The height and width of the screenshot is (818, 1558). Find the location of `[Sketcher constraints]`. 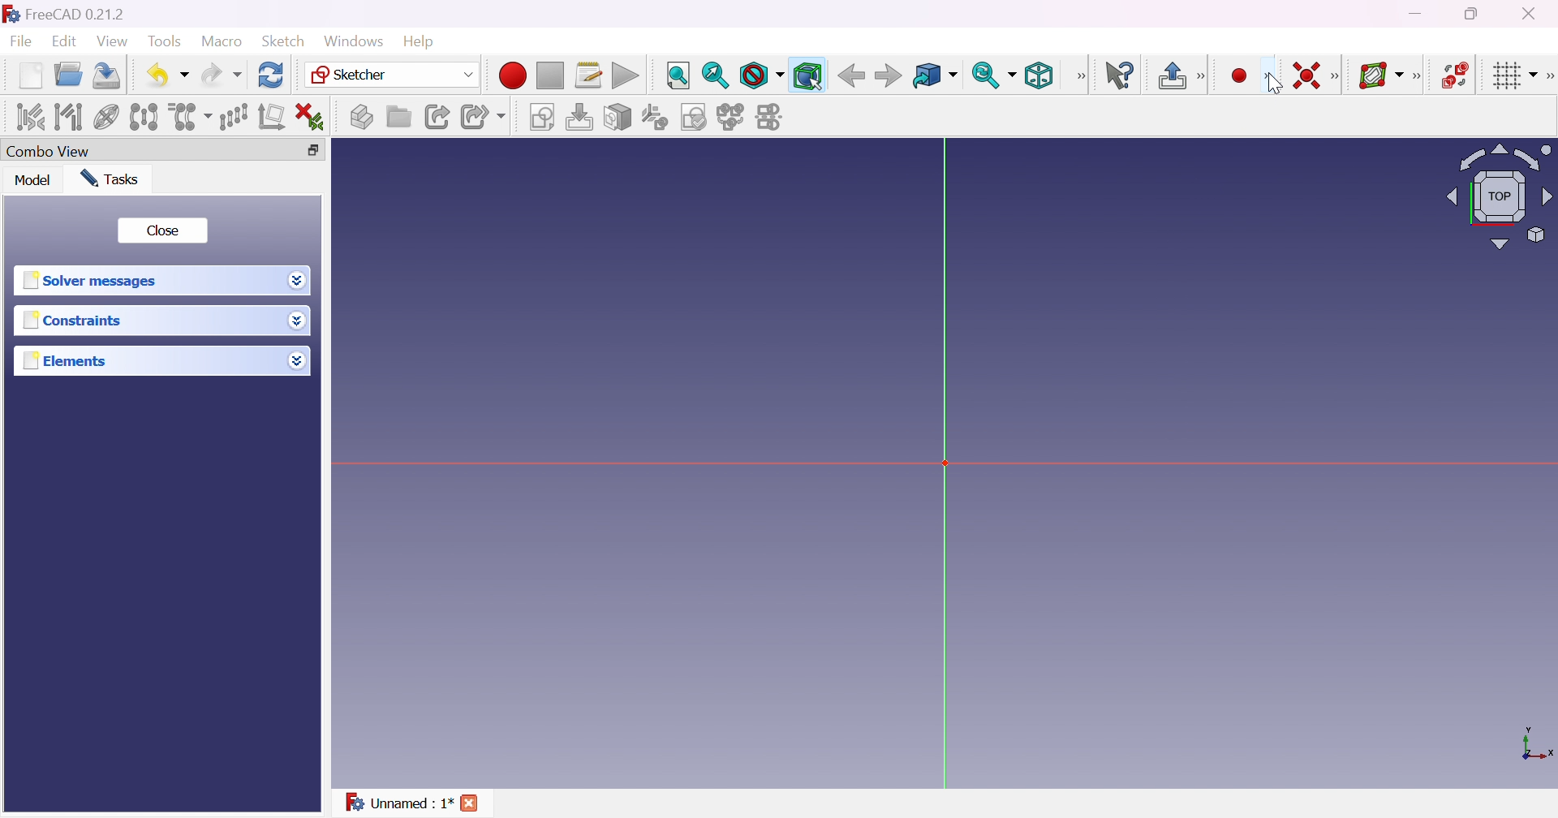

[Sketcher constraints] is located at coordinates (1338, 77).